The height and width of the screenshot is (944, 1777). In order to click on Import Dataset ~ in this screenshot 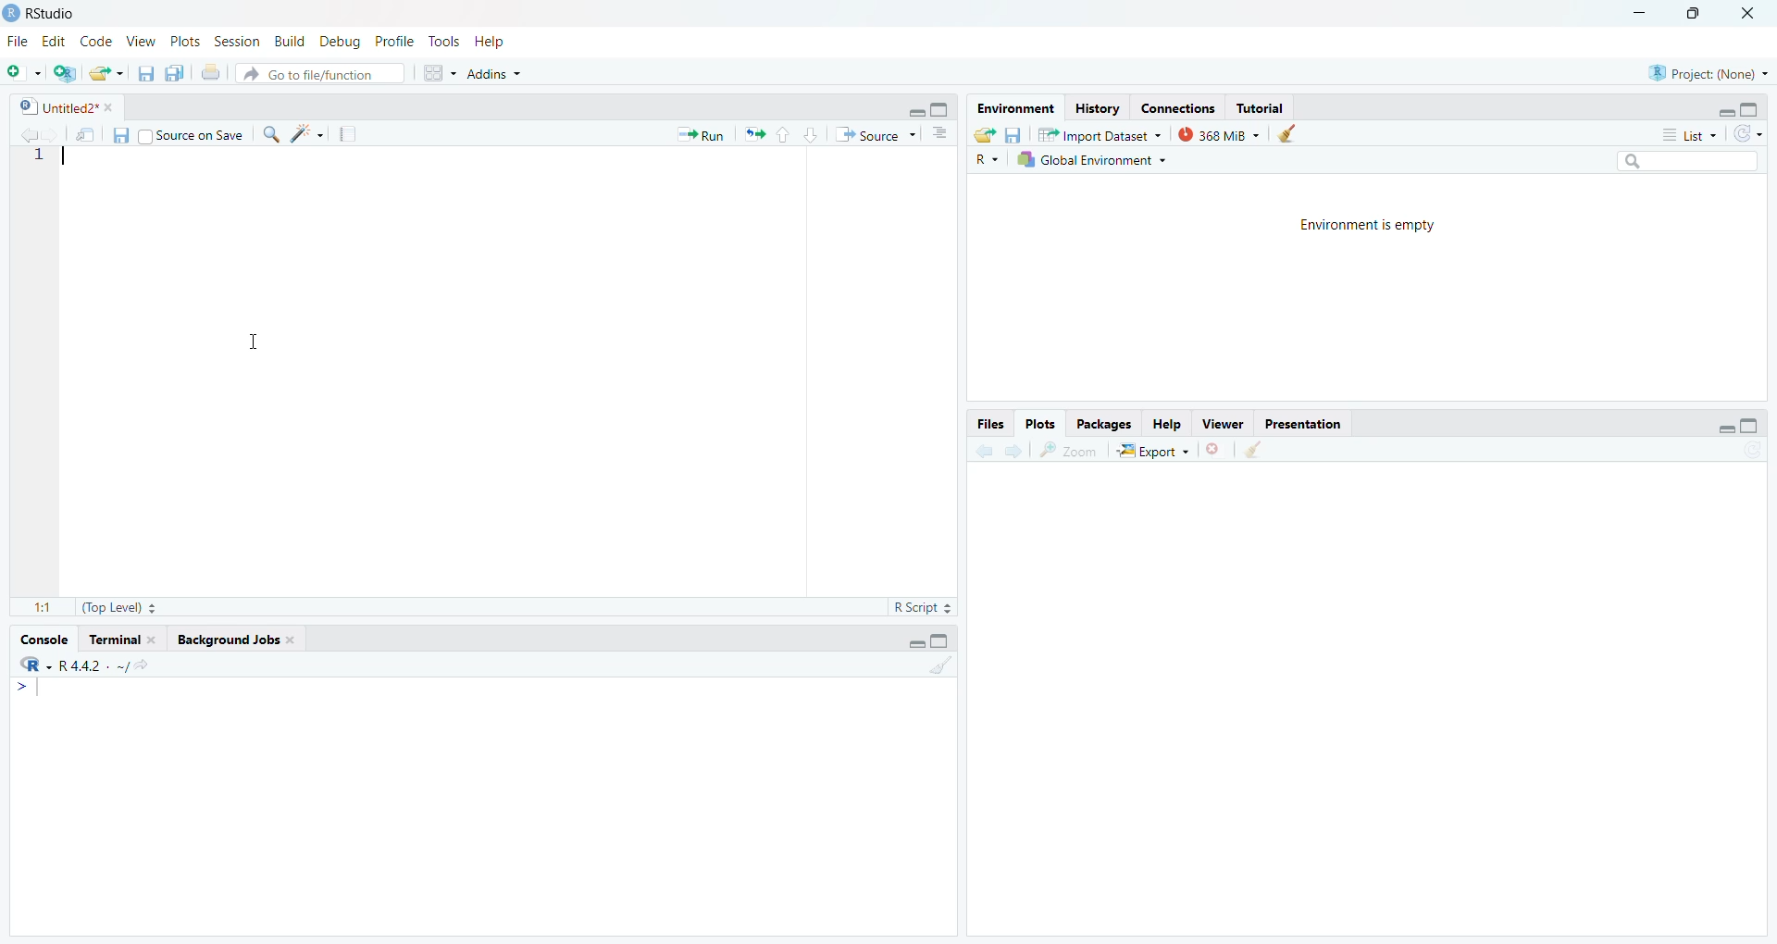, I will do `click(1101, 133)`.